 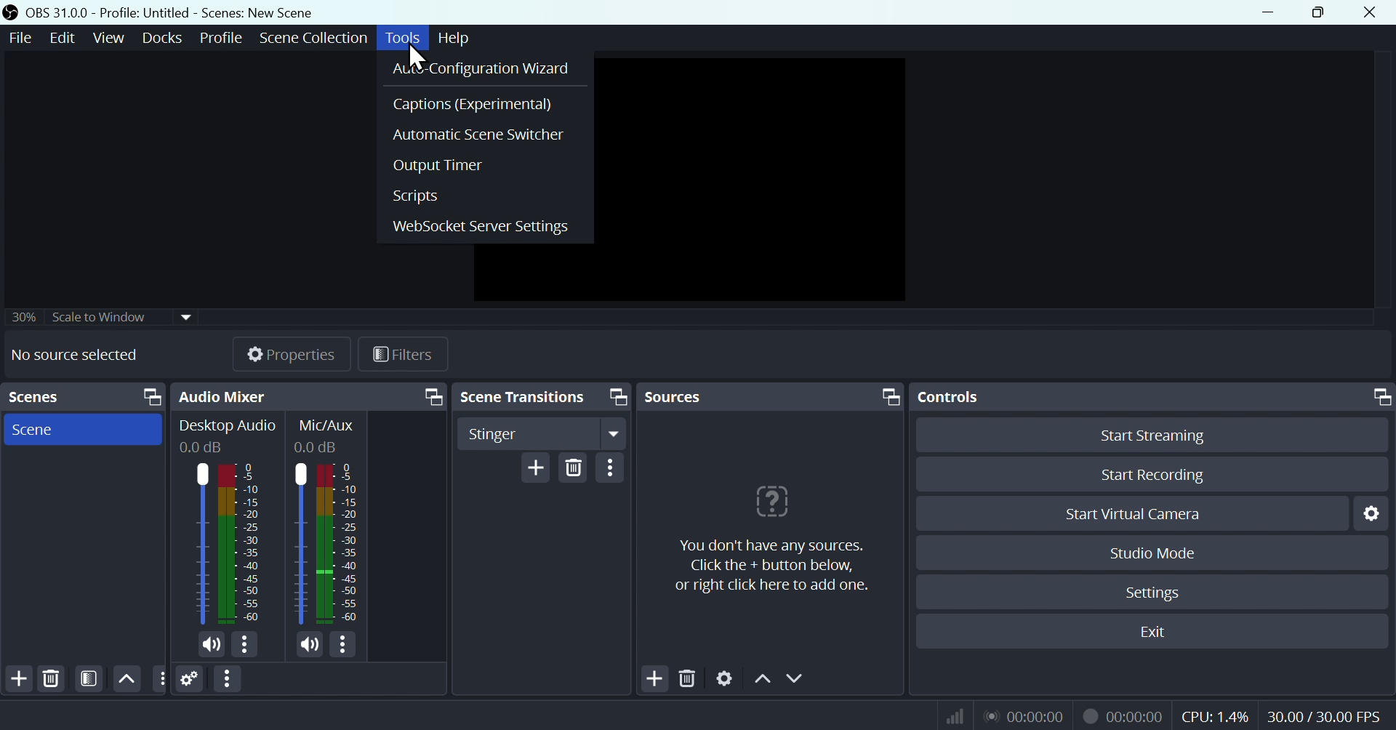 What do you see at coordinates (229, 679) in the screenshot?
I see `Option` at bounding box center [229, 679].